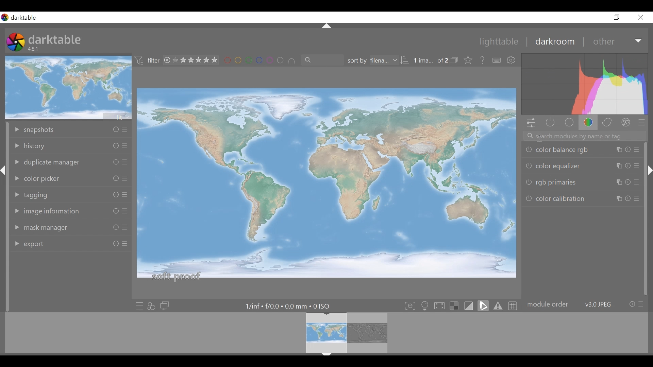  I want to click on toggle high quality processing, so click(439, 305).